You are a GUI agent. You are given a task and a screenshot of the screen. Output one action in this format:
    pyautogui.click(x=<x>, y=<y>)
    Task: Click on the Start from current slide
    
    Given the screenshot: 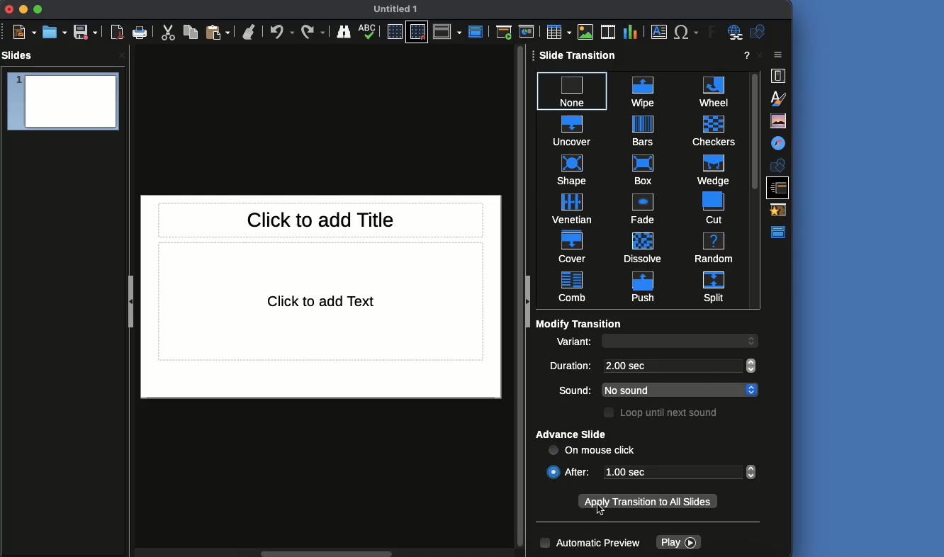 What is the action you would take?
    pyautogui.click(x=527, y=31)
    